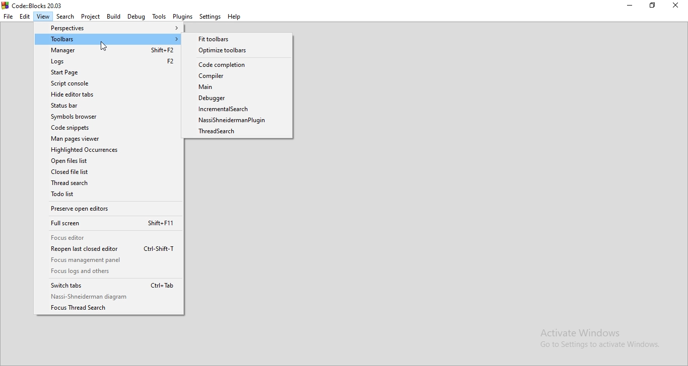 Image resolution: width=688 pixels, height=366 pixels. Describe the element at coordinates (675, 8) in the screenshot. I see `Close` at that location.